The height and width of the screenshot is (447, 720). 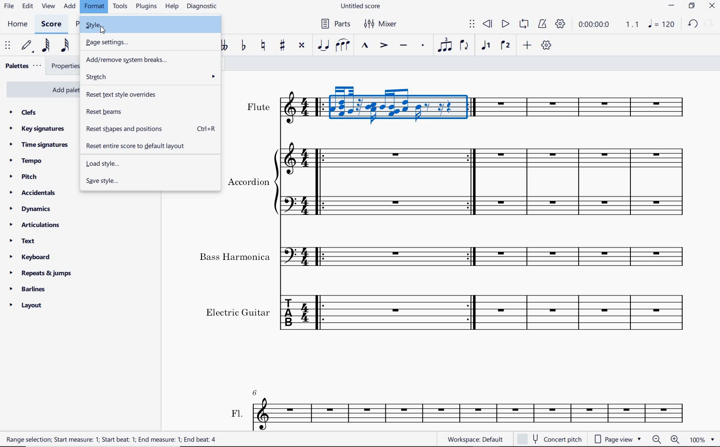 I want to click on cursor, so click(x=105, y=30).